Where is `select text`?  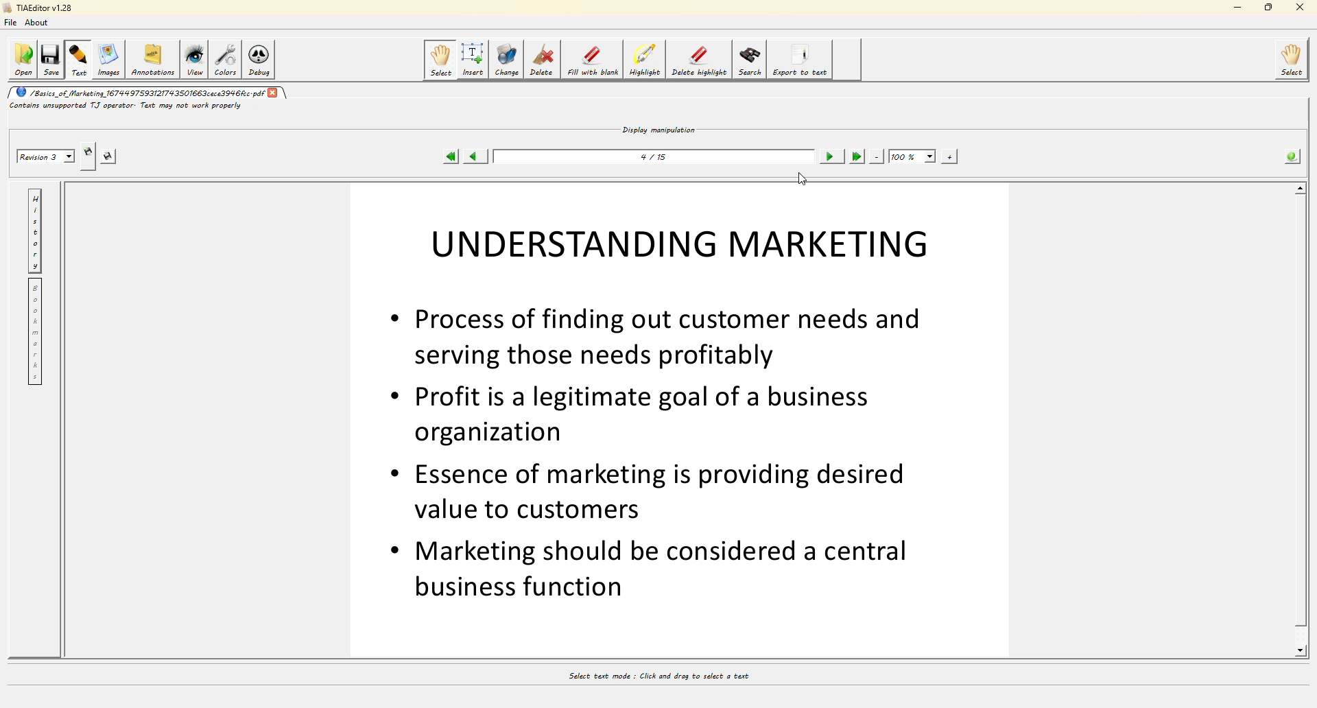
select text is located at coordinates (669, 677).